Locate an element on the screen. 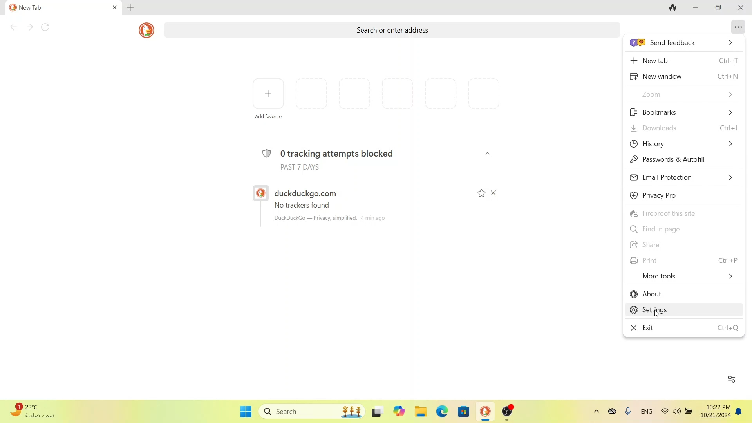 The height and width of the screenshot is (423, 752). start is located at coordinates (246, 412).